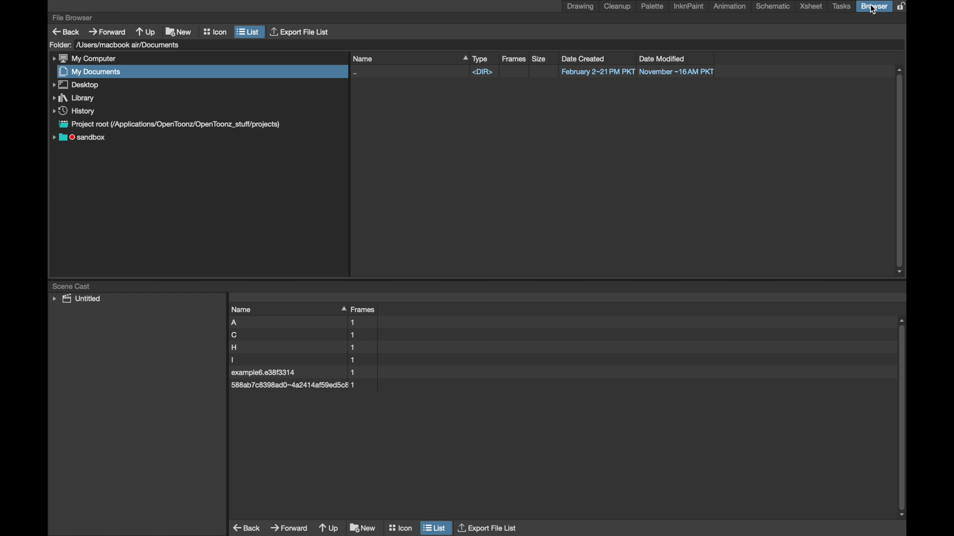 This screenshot has height=536, width=954. Describe the element at coordinates (488, 528) in the screenshot. I see `export file list` at that location.